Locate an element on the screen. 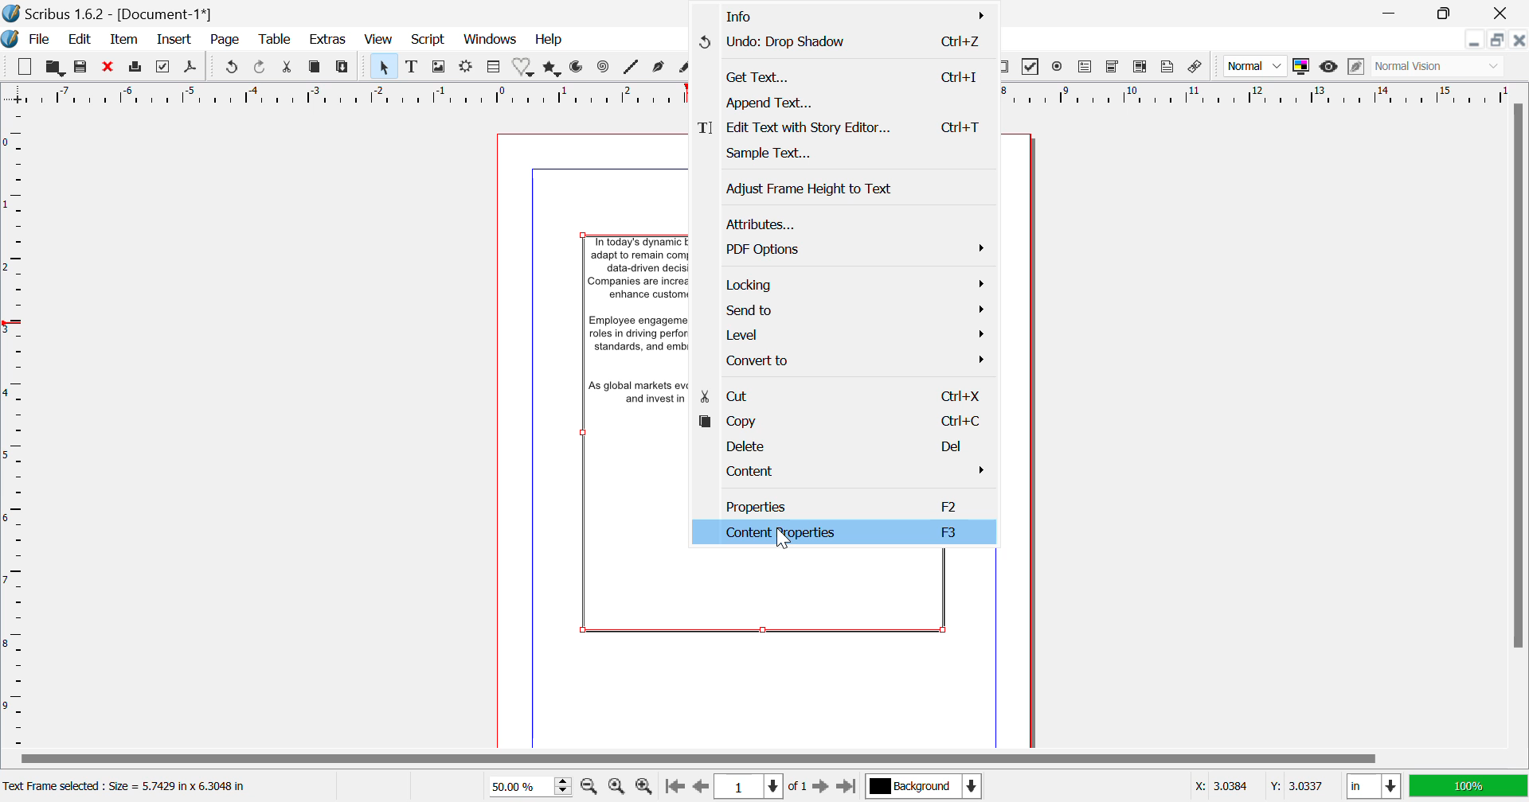 The image size is (1529, 802). Text Frame is located at coordinates (412, 67).